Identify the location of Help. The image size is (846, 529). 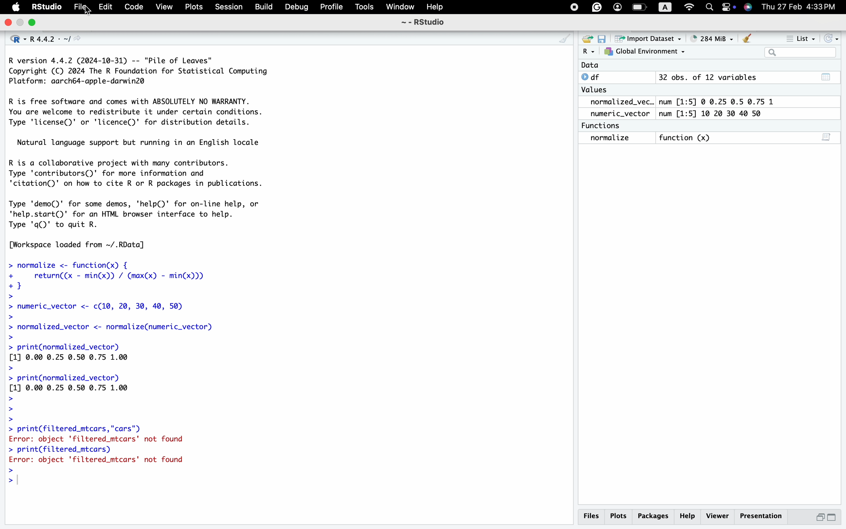
(437, 6).